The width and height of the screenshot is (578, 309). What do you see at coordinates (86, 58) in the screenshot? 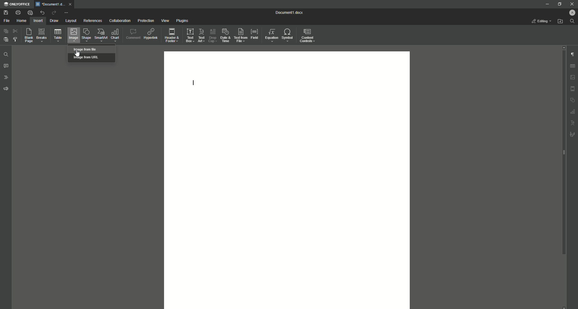
I see `Image from URL` at bounding box center [86, 58].